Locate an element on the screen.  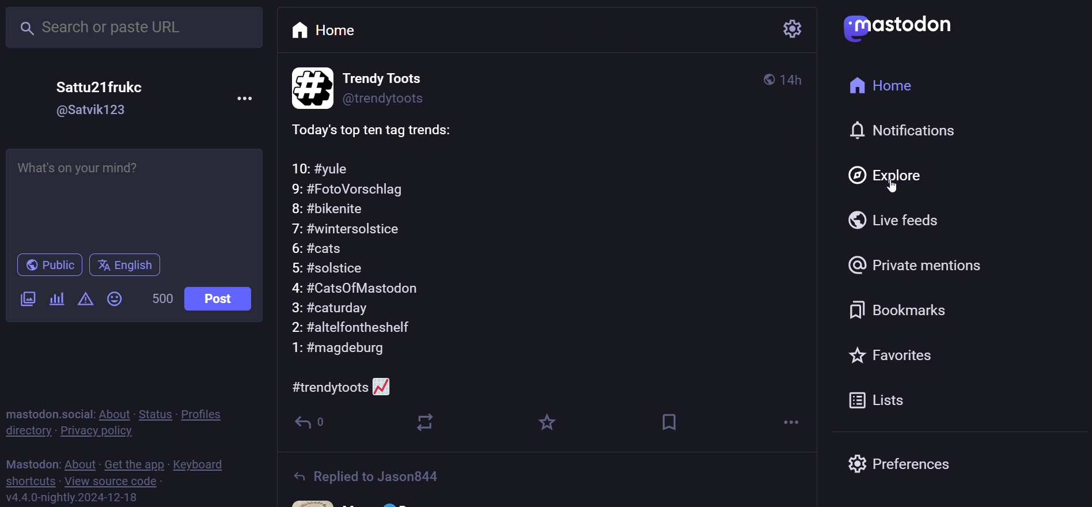
v4.4.0-nightly.2024-12-18 is located at coordinates (89, 498).